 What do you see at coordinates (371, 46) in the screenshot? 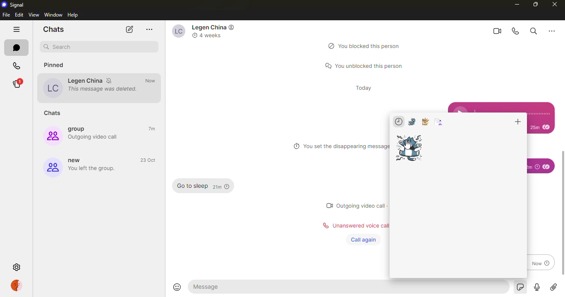
I see `You blocked this person` at bounding box center [371, 46].